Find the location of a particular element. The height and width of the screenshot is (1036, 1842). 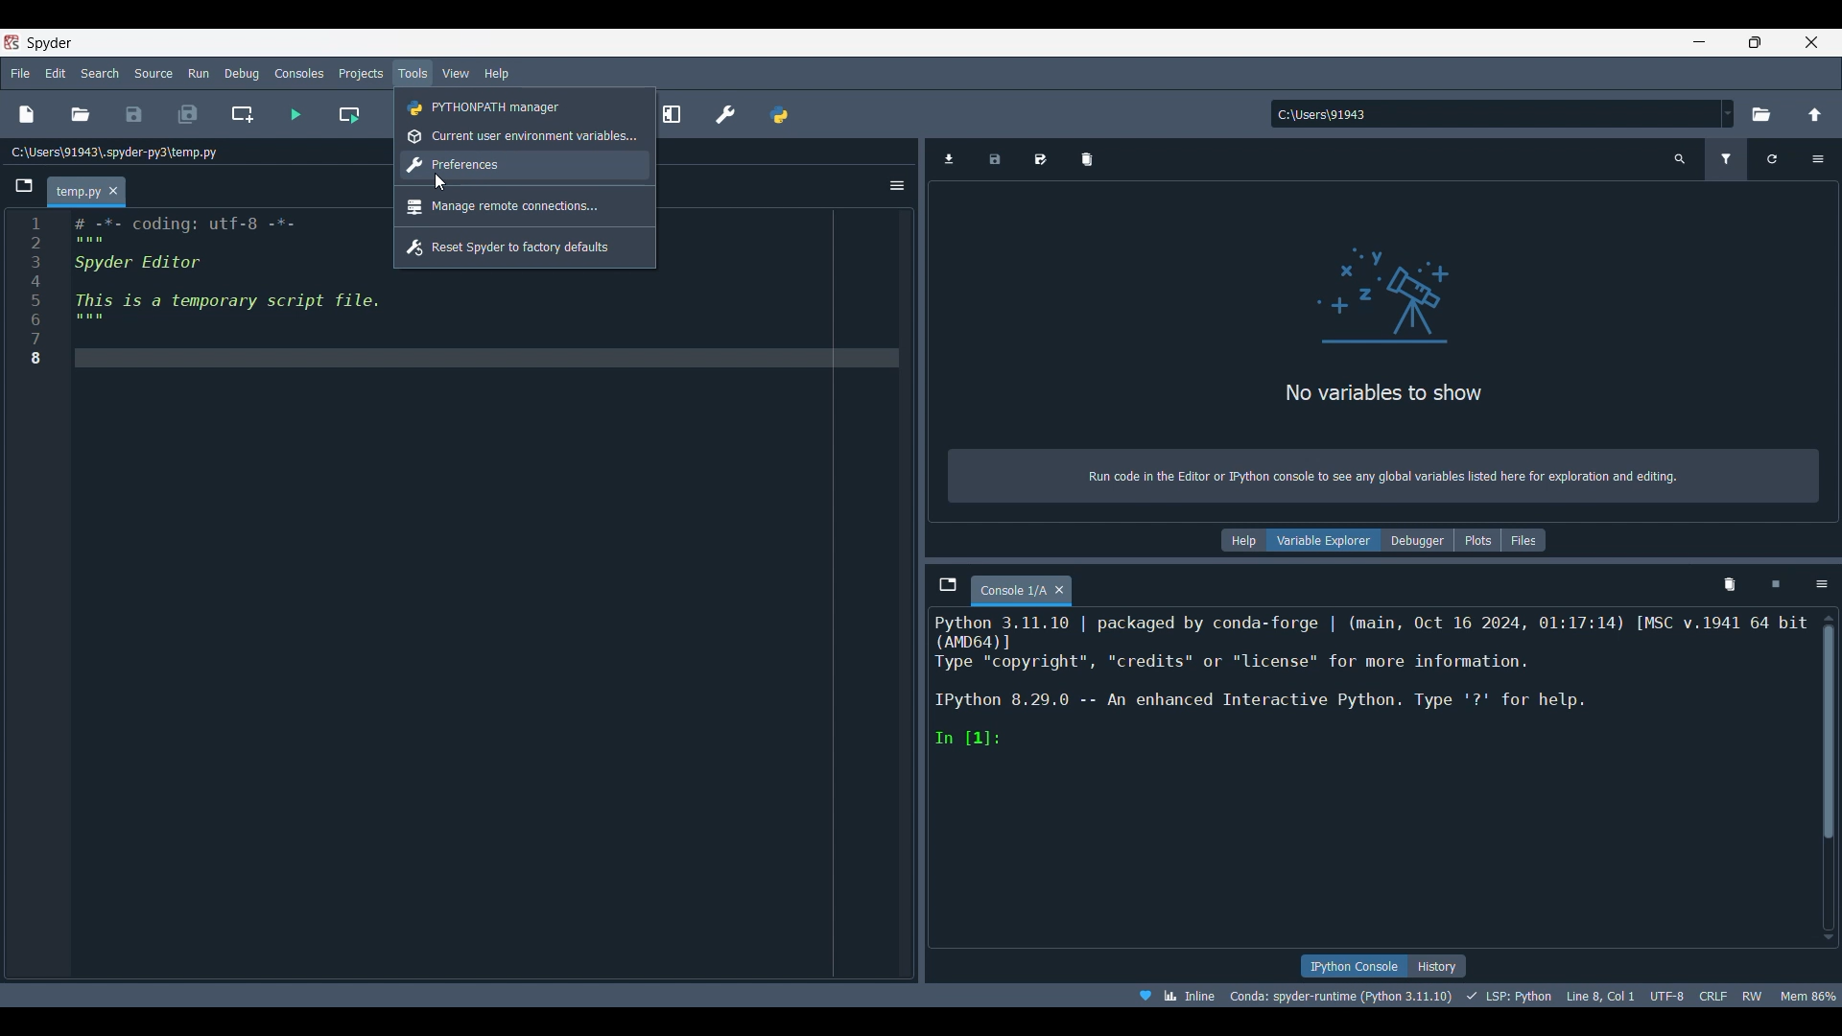

ipython console pane is located at coordinates (1371, 681).